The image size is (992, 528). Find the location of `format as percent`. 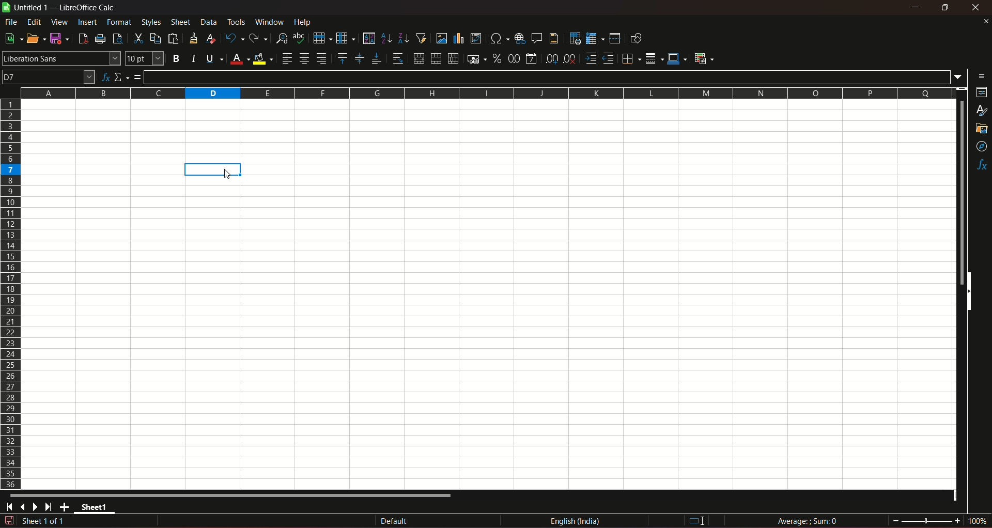

format as percent is located at coordinates (497, 58).